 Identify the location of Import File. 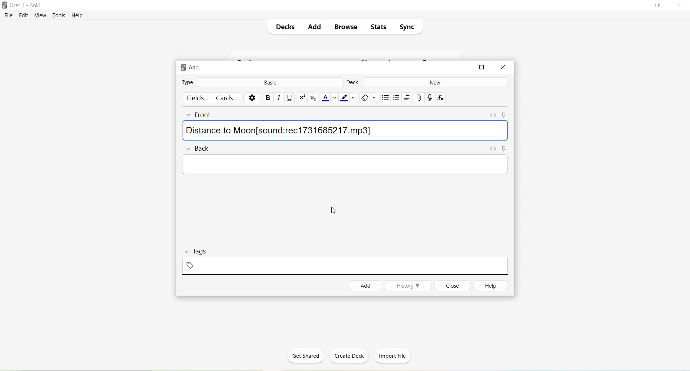
(395, 356).